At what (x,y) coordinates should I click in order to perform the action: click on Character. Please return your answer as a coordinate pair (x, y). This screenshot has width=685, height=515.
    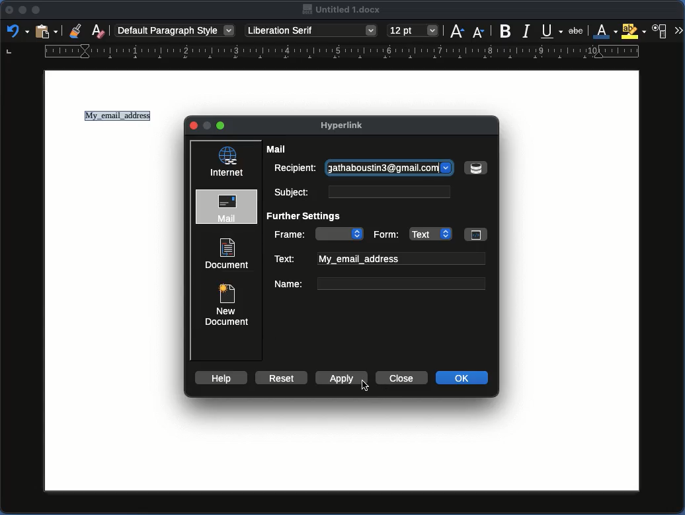
    Looking at the image, I should click on (661, 30).